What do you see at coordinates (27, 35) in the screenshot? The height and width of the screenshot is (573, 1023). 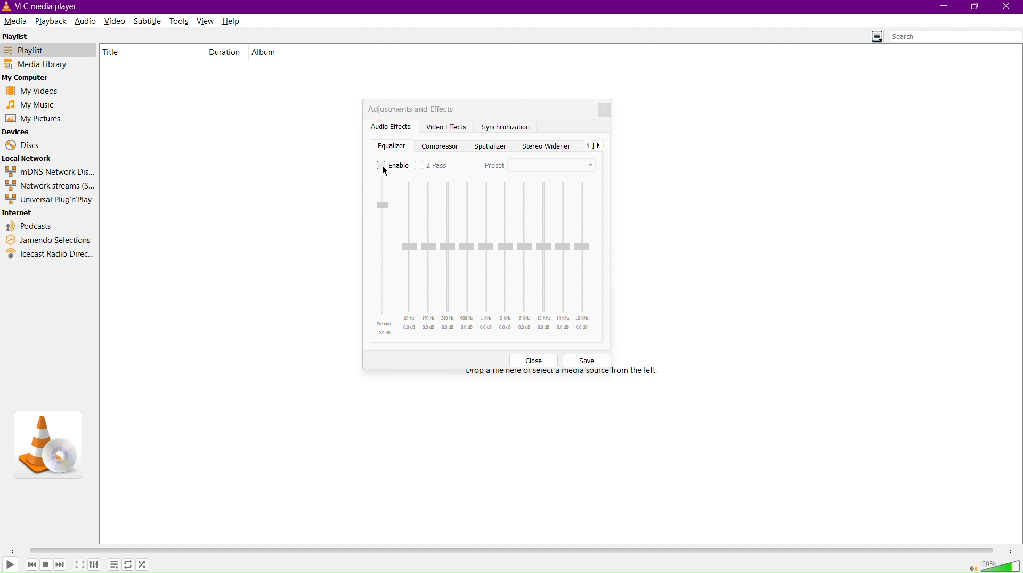 I see `Playlist` at bounding box center [27, 35].